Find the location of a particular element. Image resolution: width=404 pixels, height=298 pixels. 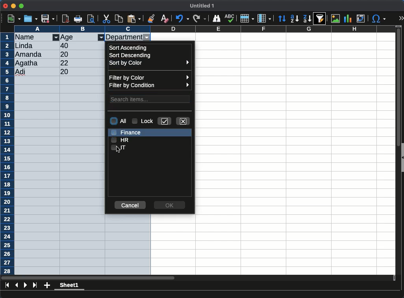

untitled 1 is located at coordinates (202, 6).